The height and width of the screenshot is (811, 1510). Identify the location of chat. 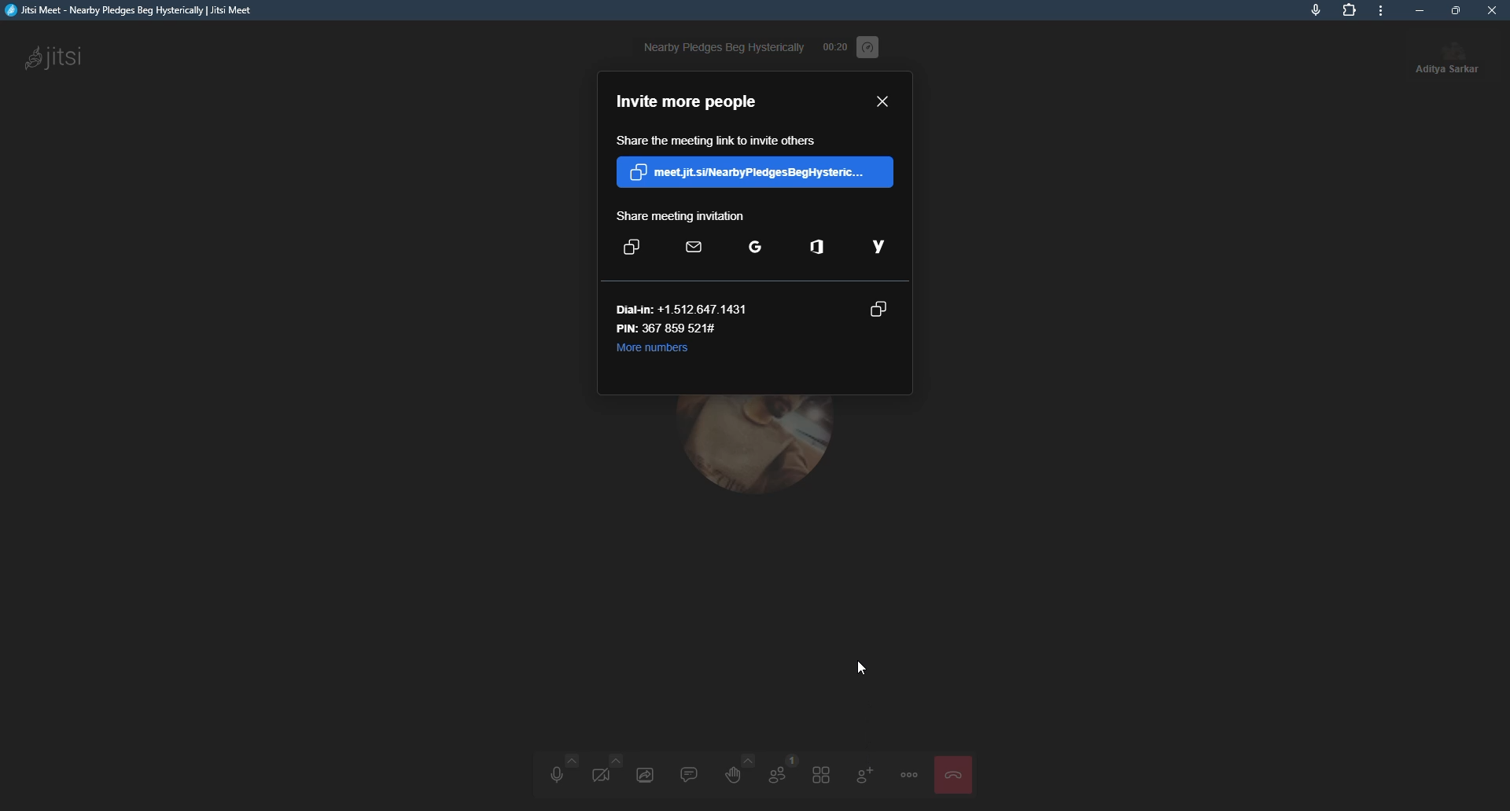
(688, 774).